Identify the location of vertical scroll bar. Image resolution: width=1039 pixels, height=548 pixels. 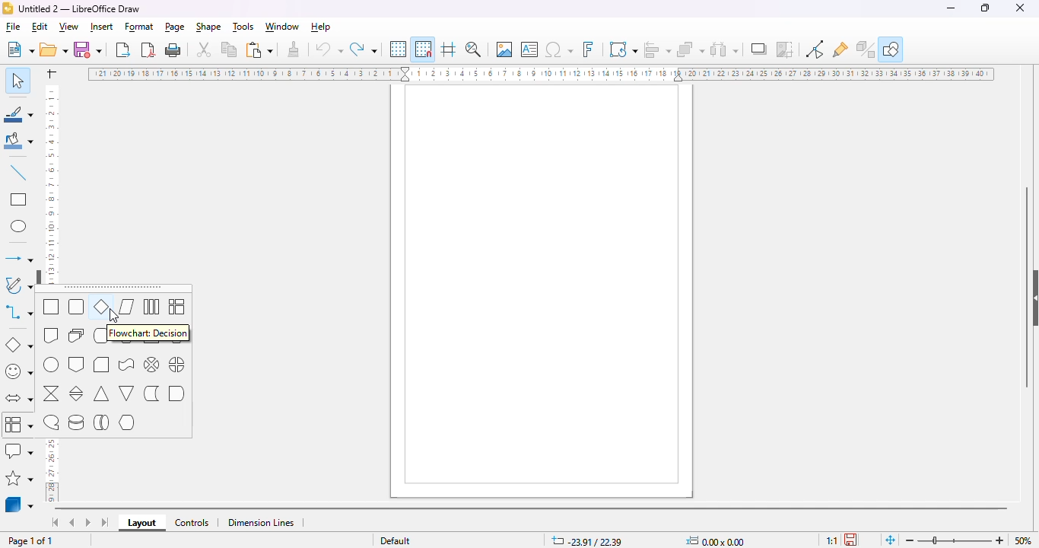
(1025, 288).